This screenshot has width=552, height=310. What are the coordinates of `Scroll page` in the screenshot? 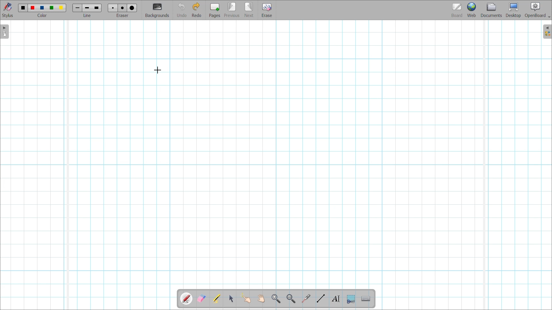 It's located at (261, 299).